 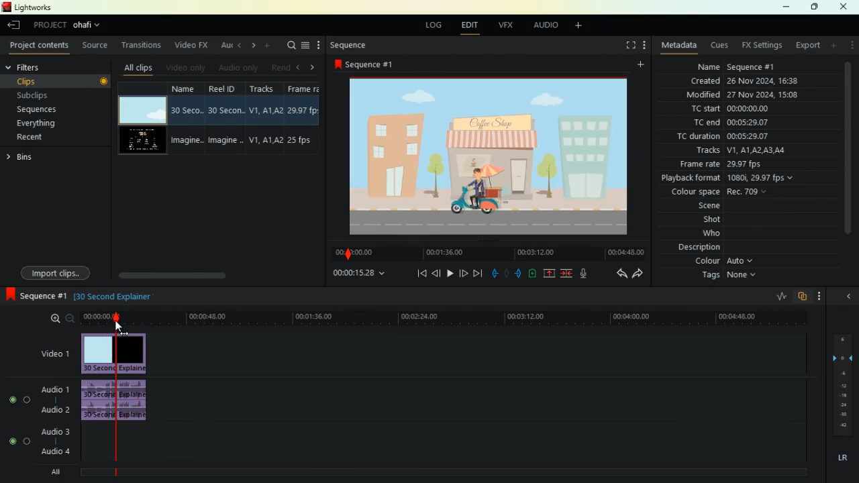 What do you see at coordinates (640, 276) in the screenshot?
I see `forward` at bounding box center [640, 276].